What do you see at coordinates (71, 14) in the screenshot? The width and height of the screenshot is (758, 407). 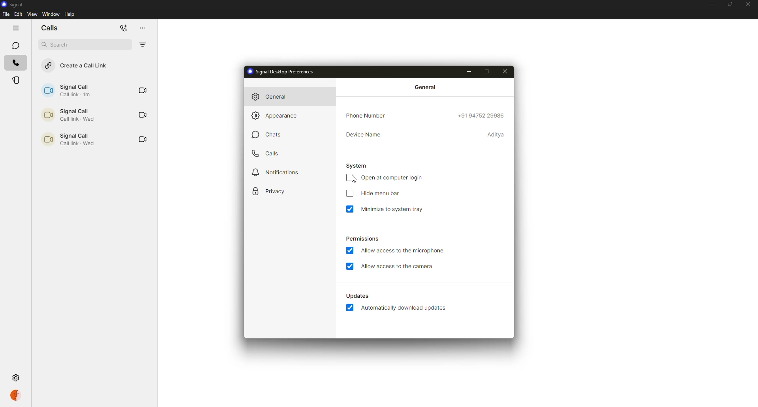 I see `help` at bounding box center [71, 14].